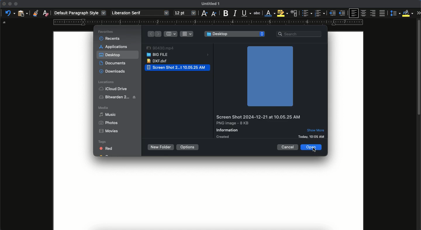 This screenshot has width=421, height=230. What do you see at coordinates (23, 14) in the screenshot?
I see `paste` at bounding box center [23, 14].